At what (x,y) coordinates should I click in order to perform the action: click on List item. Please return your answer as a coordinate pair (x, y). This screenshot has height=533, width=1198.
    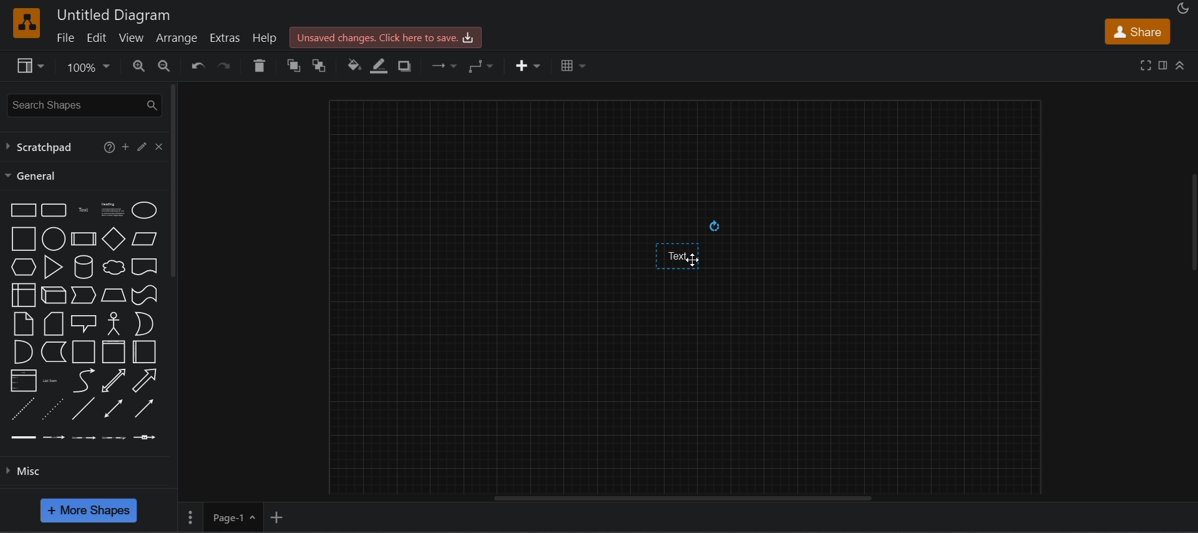
    Looking at the image, I should click on (53, 381).